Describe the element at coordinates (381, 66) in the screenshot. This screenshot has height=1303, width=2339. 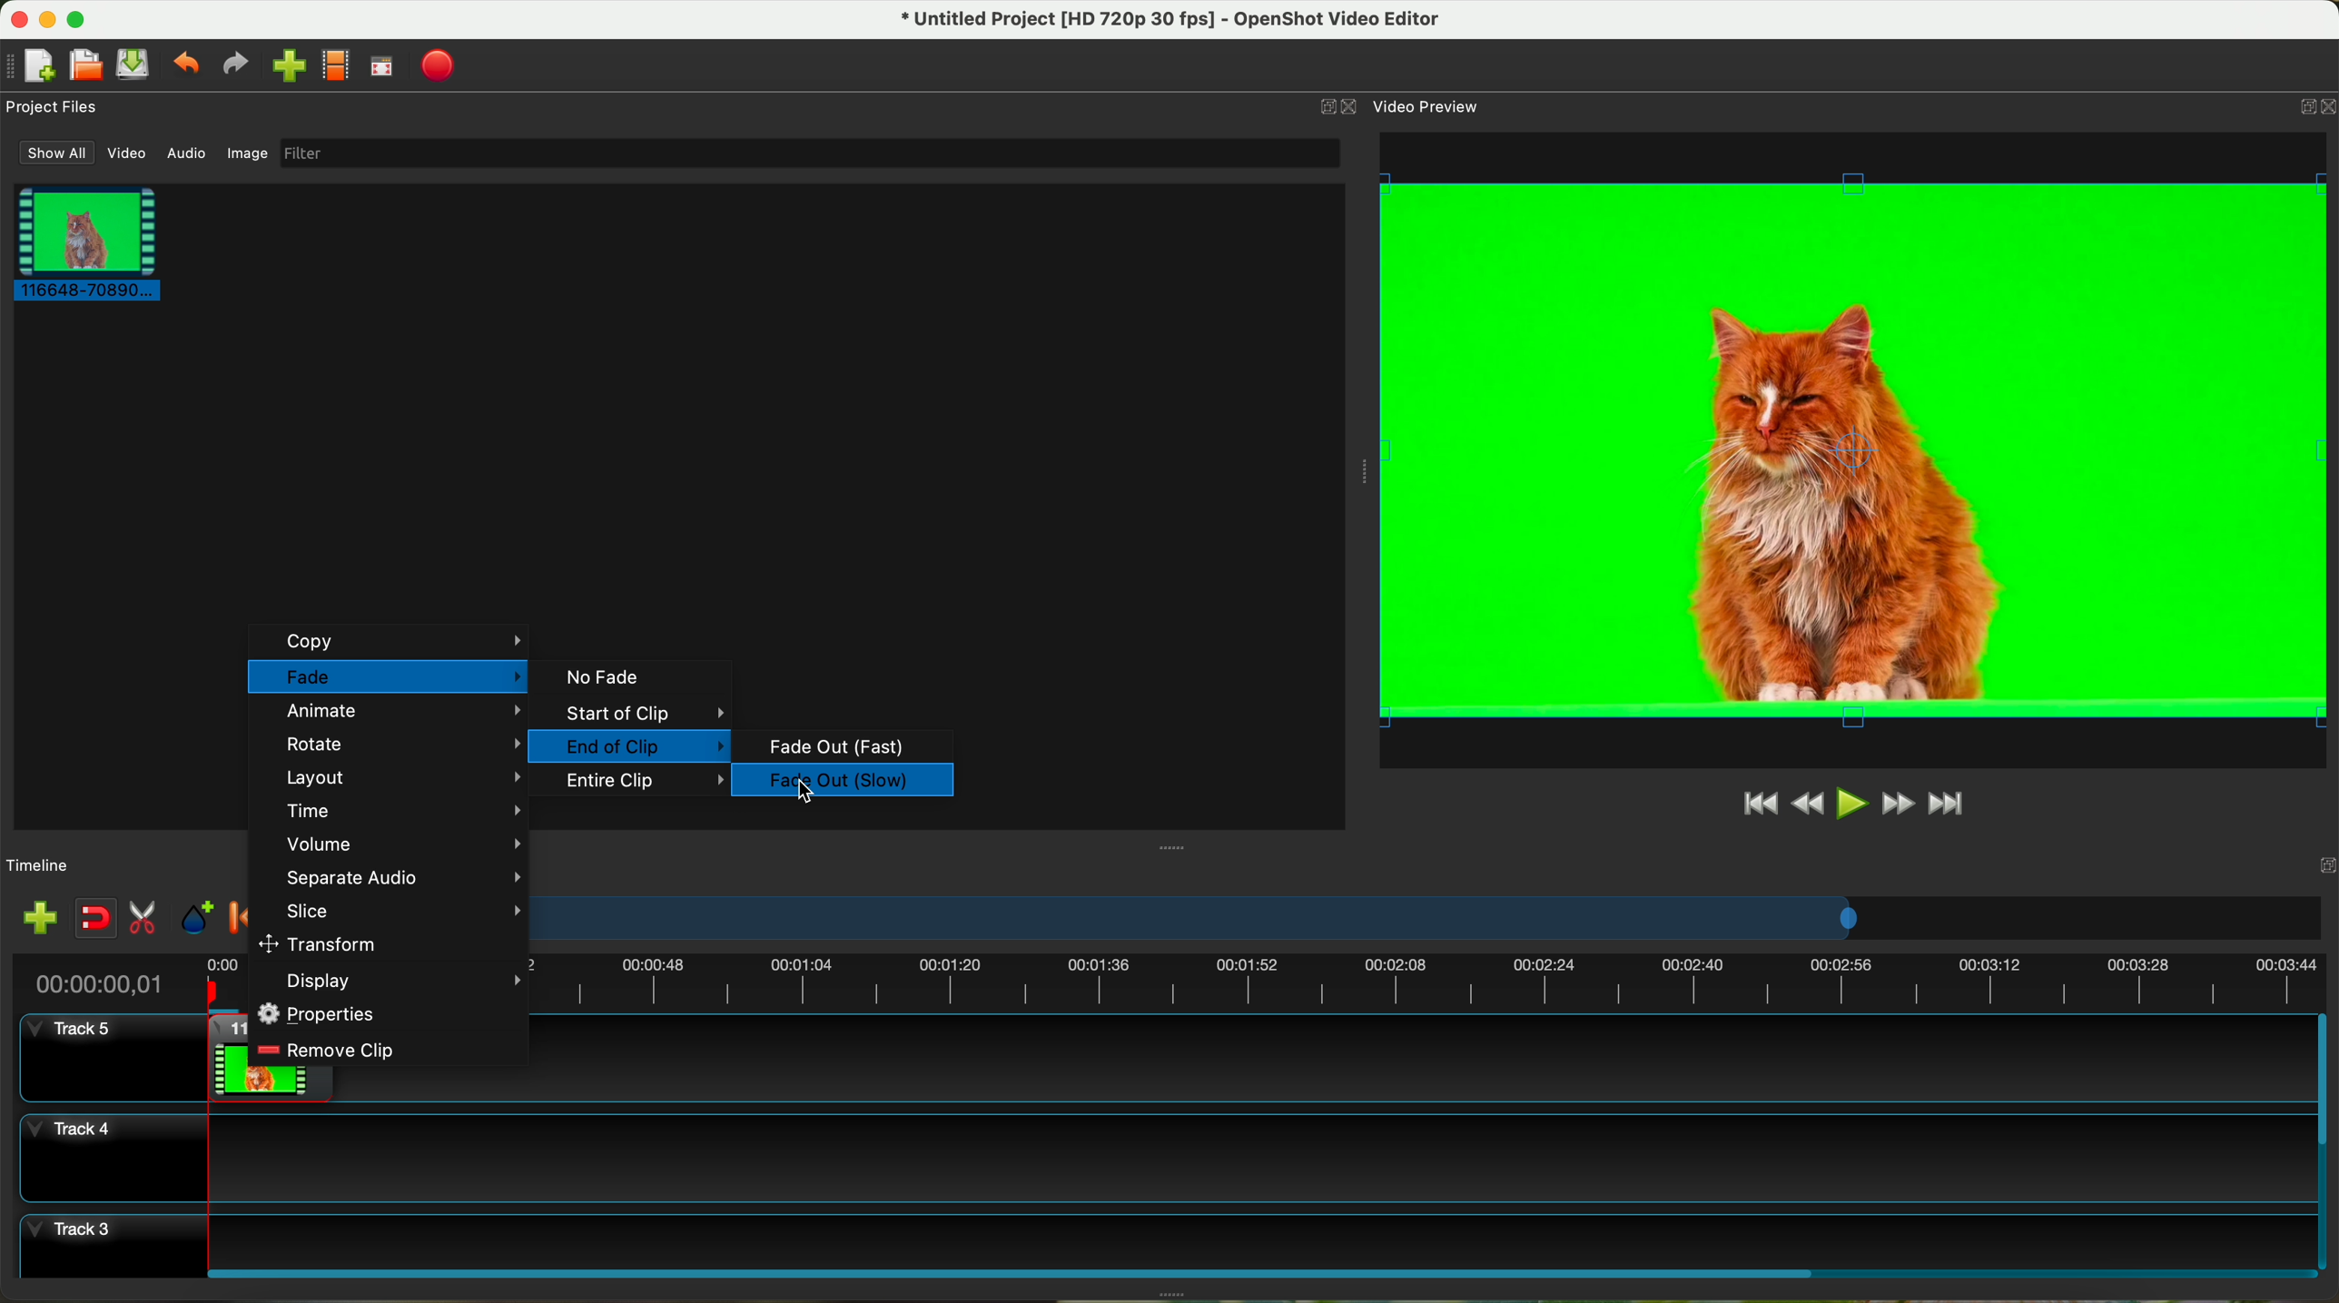
I see `full screen` at that location.